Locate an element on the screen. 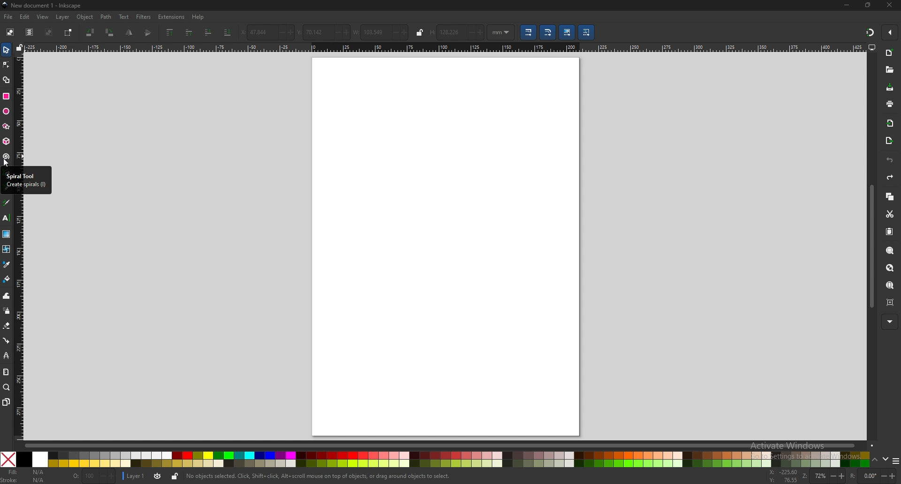 This screenshot has width=901, height=484. object is located at coordinates (86, 16).